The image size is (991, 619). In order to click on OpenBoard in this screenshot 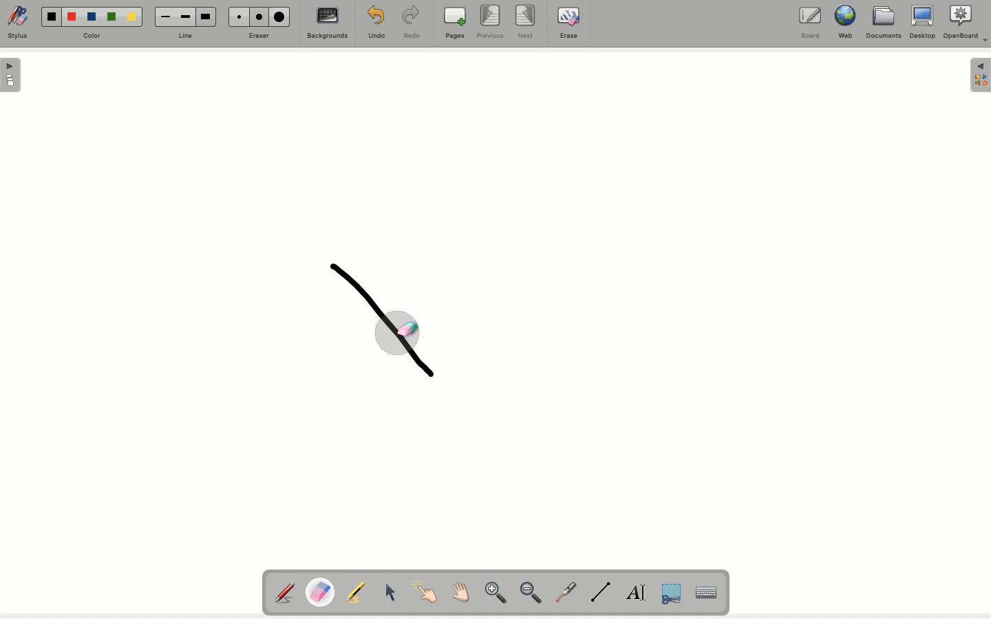, I will do `click(967, 23)`.